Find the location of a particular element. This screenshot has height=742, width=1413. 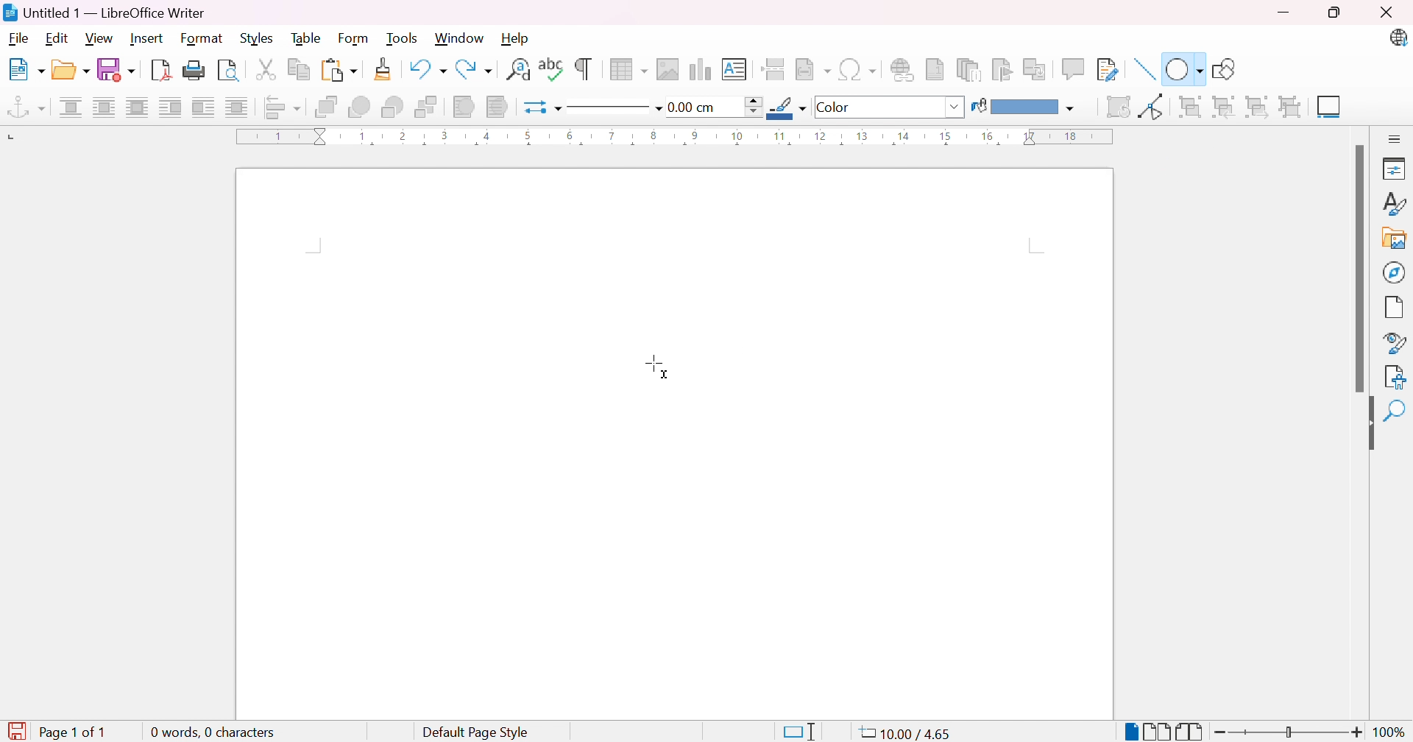

Toggle print preview is located at coordinates (230, 71).